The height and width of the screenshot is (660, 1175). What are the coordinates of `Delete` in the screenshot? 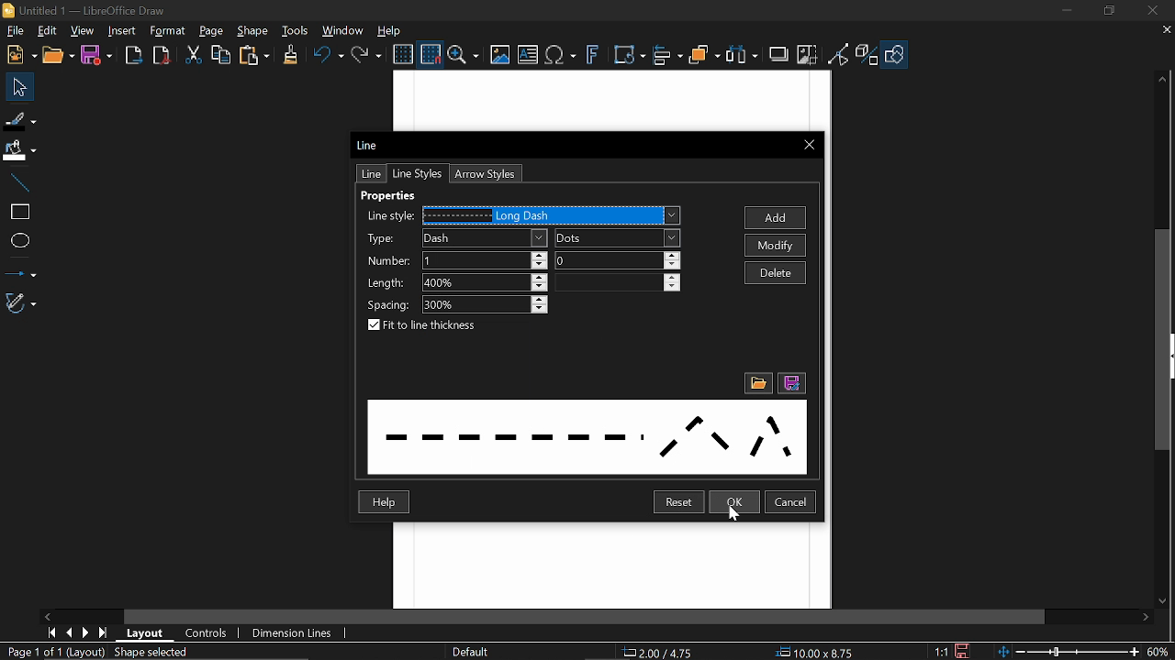 It's located at (775, 272).